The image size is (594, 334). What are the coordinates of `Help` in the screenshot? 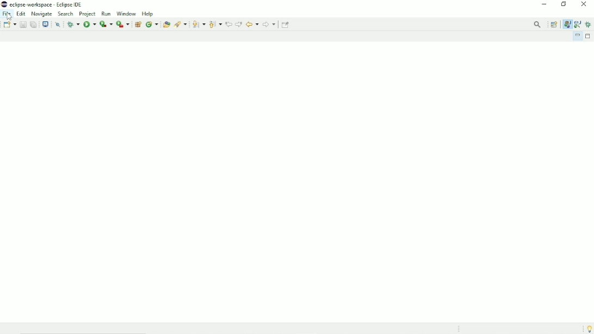 It's located at (148, 14).